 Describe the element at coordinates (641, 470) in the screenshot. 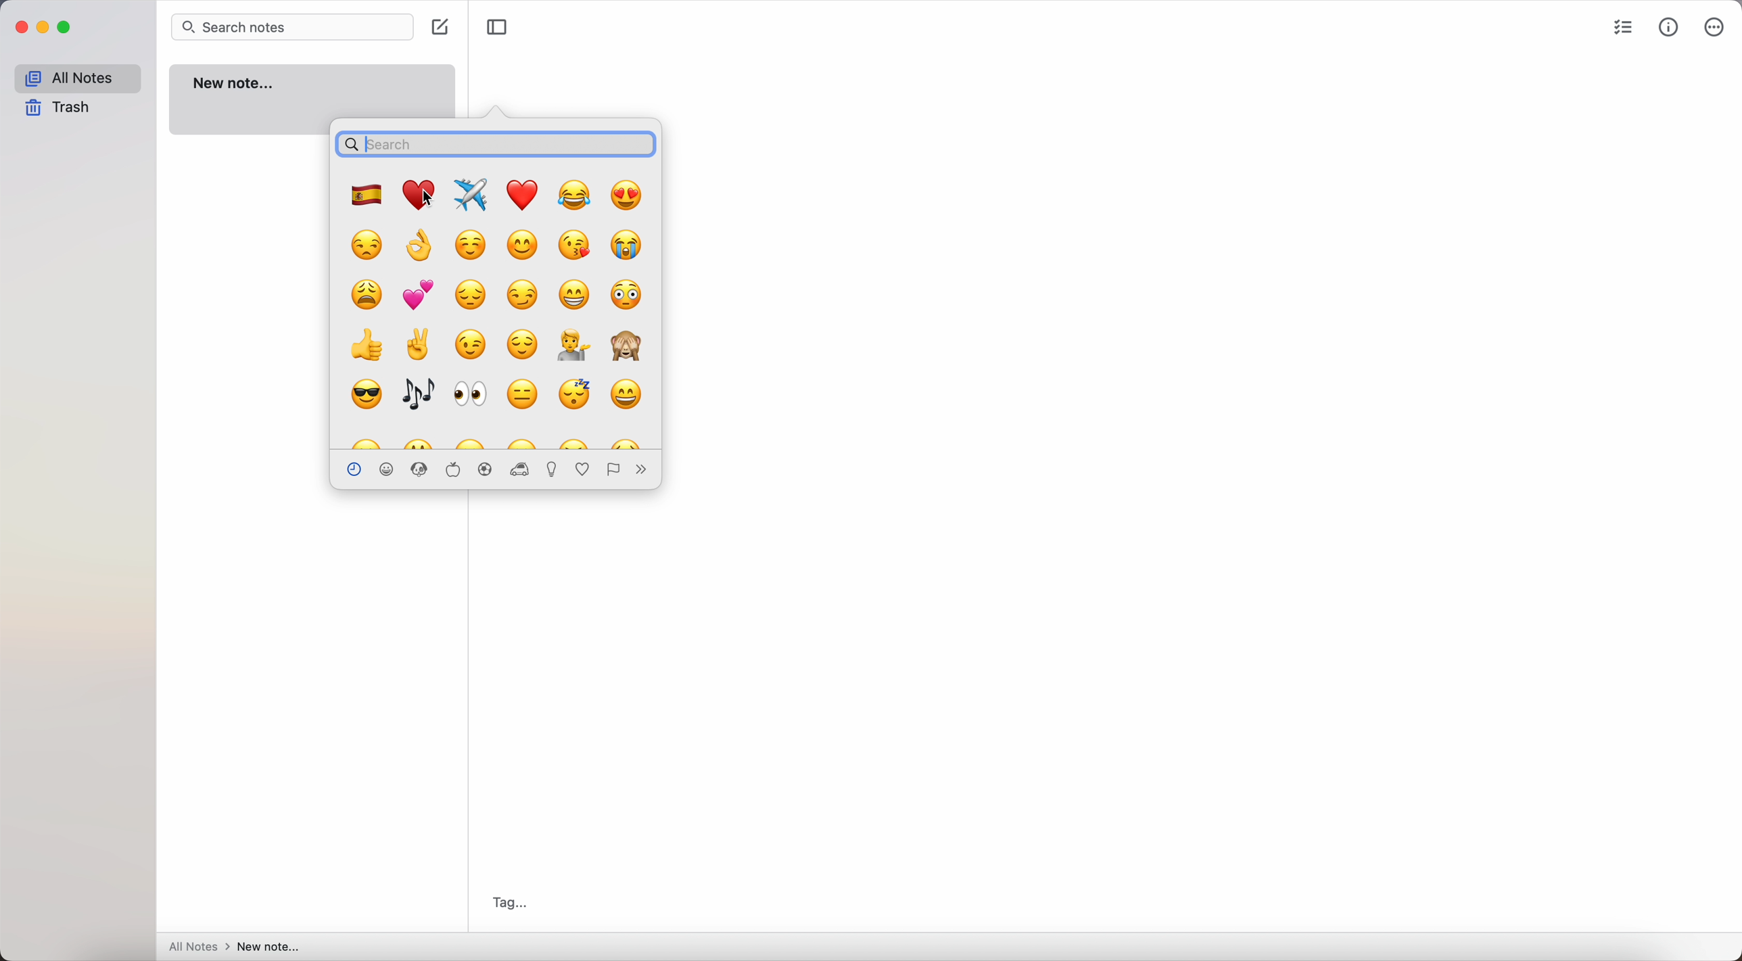

I see `foward` at that location.